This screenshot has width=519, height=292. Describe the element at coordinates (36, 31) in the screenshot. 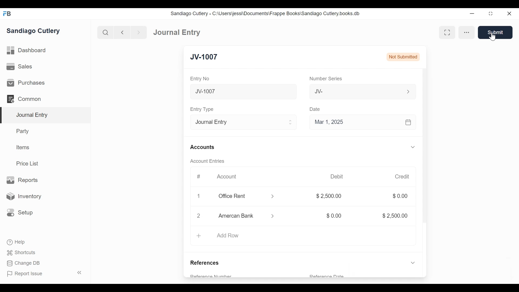

I see `Sandiago Cutlery` at that location.